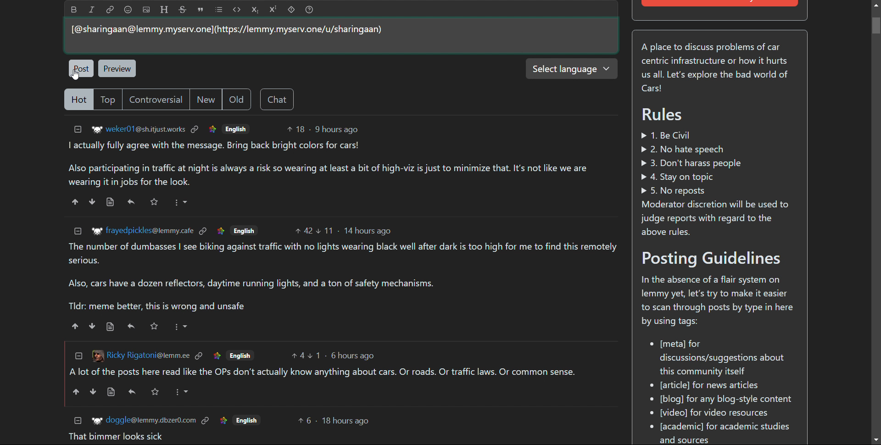  What do you see at coordinates (132, 391) in the screenshot?
I see `reply` at bounding box center [132, 391].